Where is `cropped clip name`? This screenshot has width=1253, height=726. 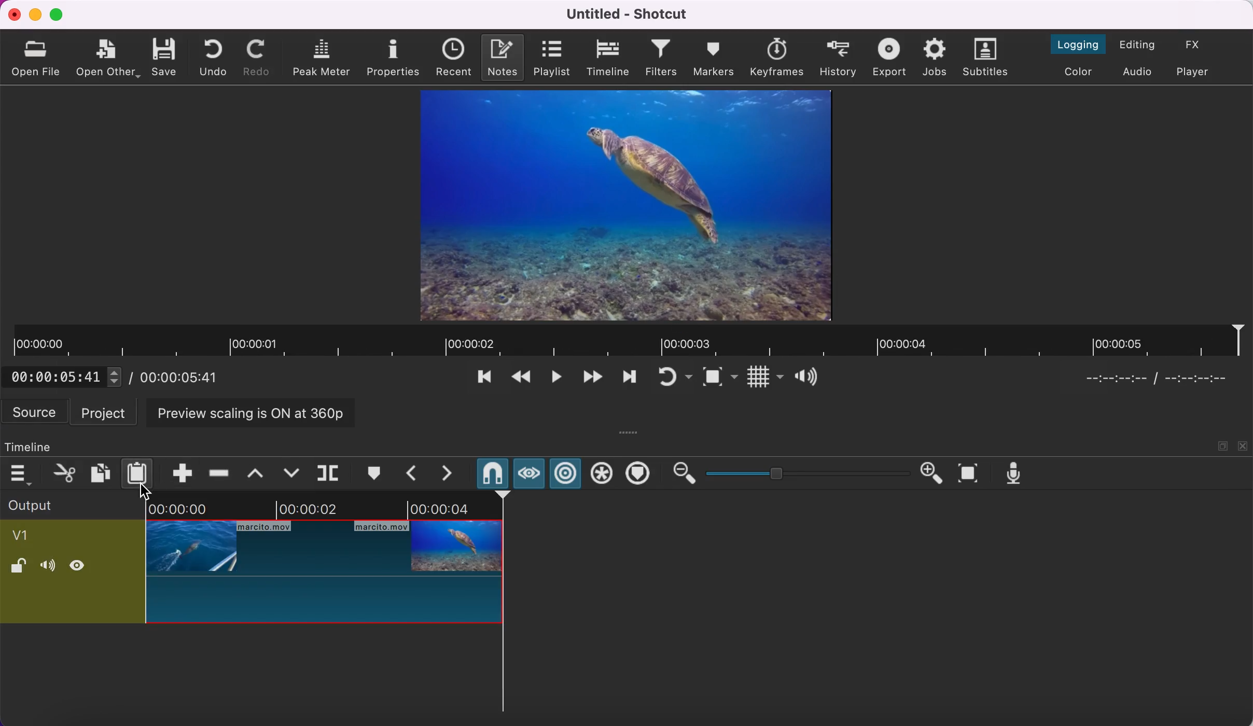 cropped clip name is located at coordinates (24, 534).